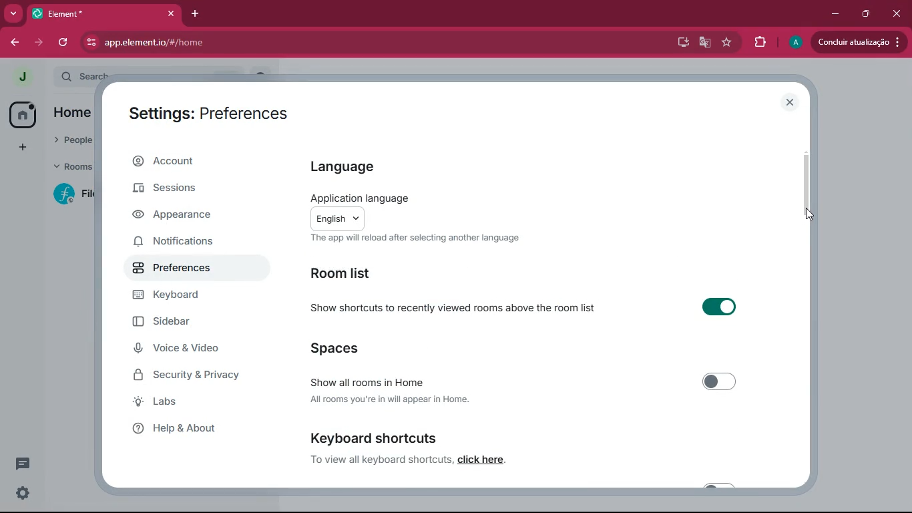 This screenshot has height=513, width=912. What do you see at coordinates (865, 13) in the screenshot?
I see `maximize` at bounding box center [865, 13].